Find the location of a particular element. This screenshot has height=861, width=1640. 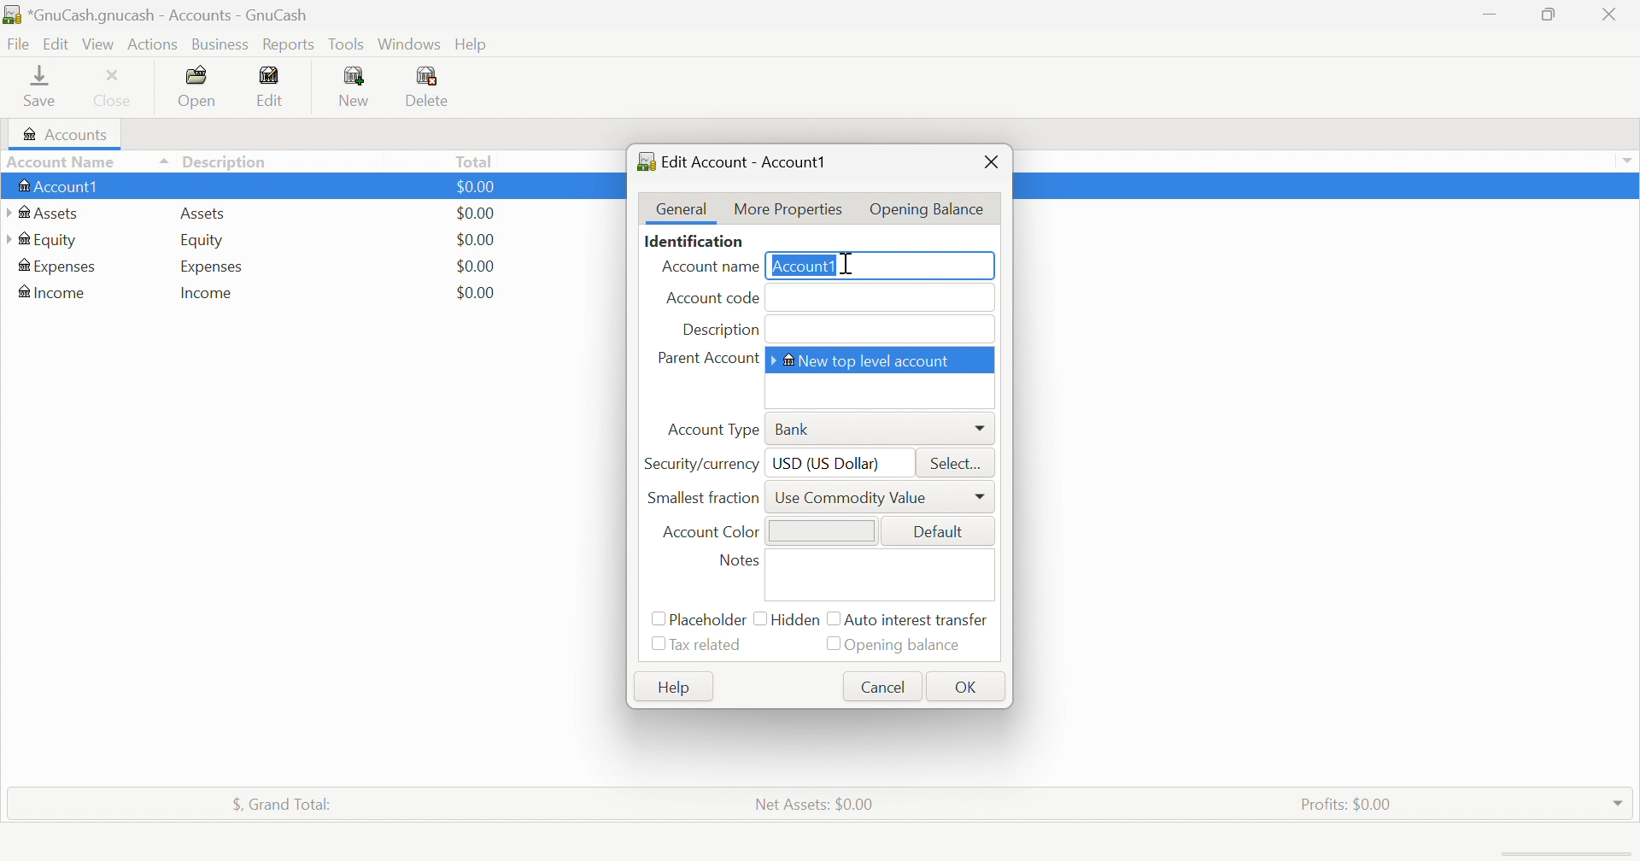

Security/currency is located at coordinates (700, 465).